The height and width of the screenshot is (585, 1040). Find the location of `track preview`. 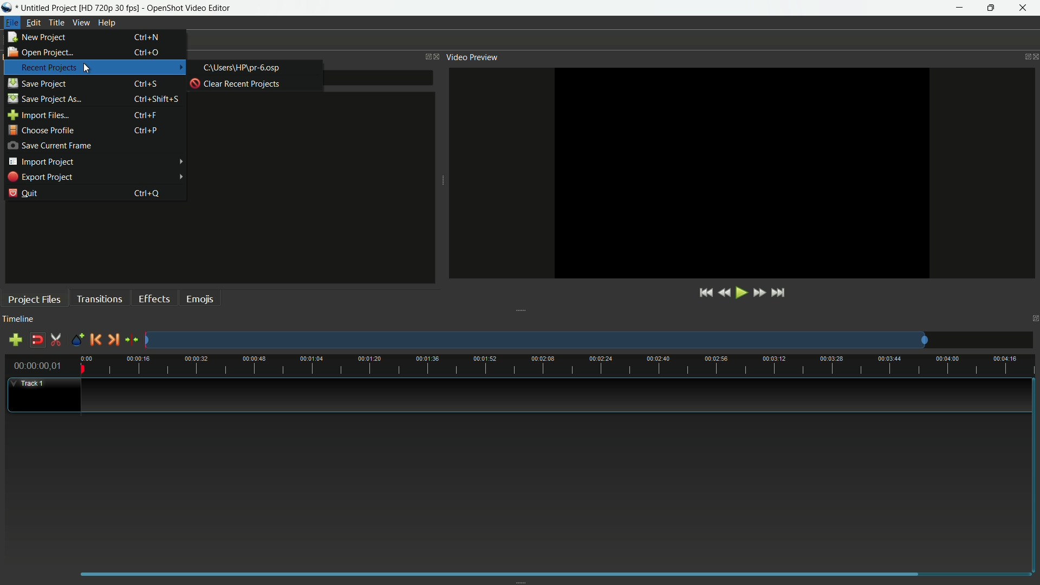

track preview is located at coordinates (535, 341).